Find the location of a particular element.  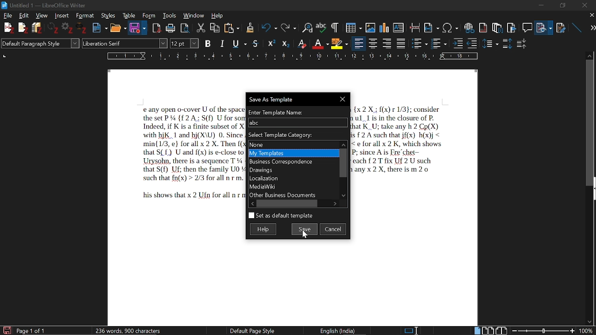

standard selection is located at coordinates (412, 330).